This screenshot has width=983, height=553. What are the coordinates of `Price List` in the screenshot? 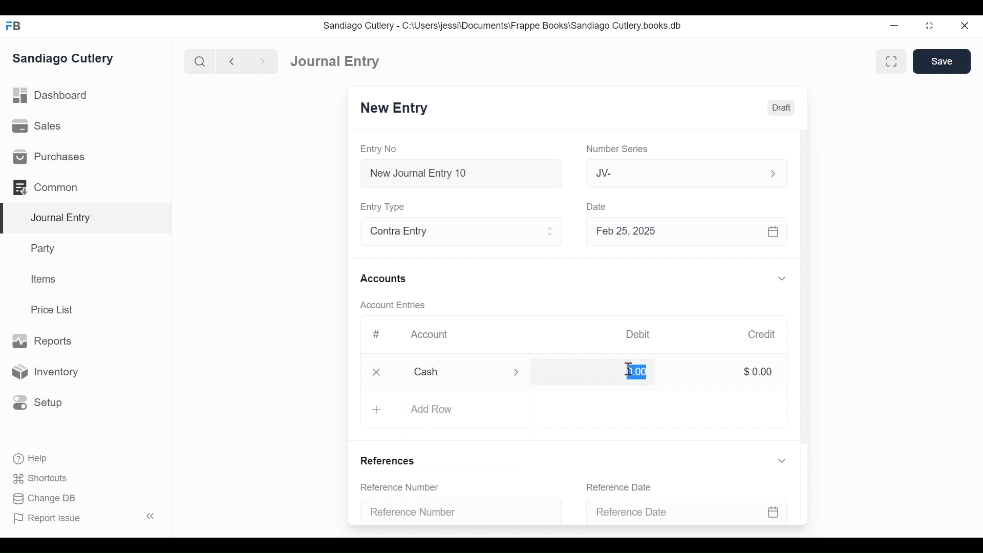 It's located at (54, 309).